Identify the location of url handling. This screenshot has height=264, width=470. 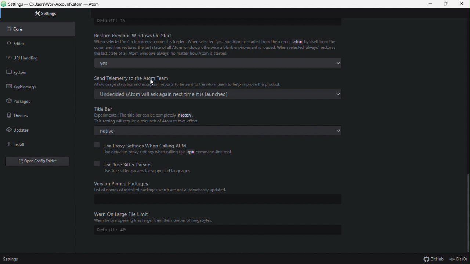
(24, 57).